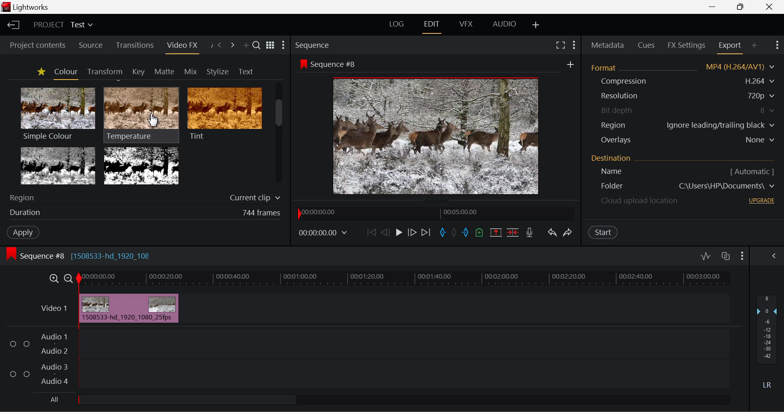 This screenshot has height=412, width=784. What do you see at coordinates (743, 255) in the screenshot?
I see `Show Settings` at bounding box center [743, 255].